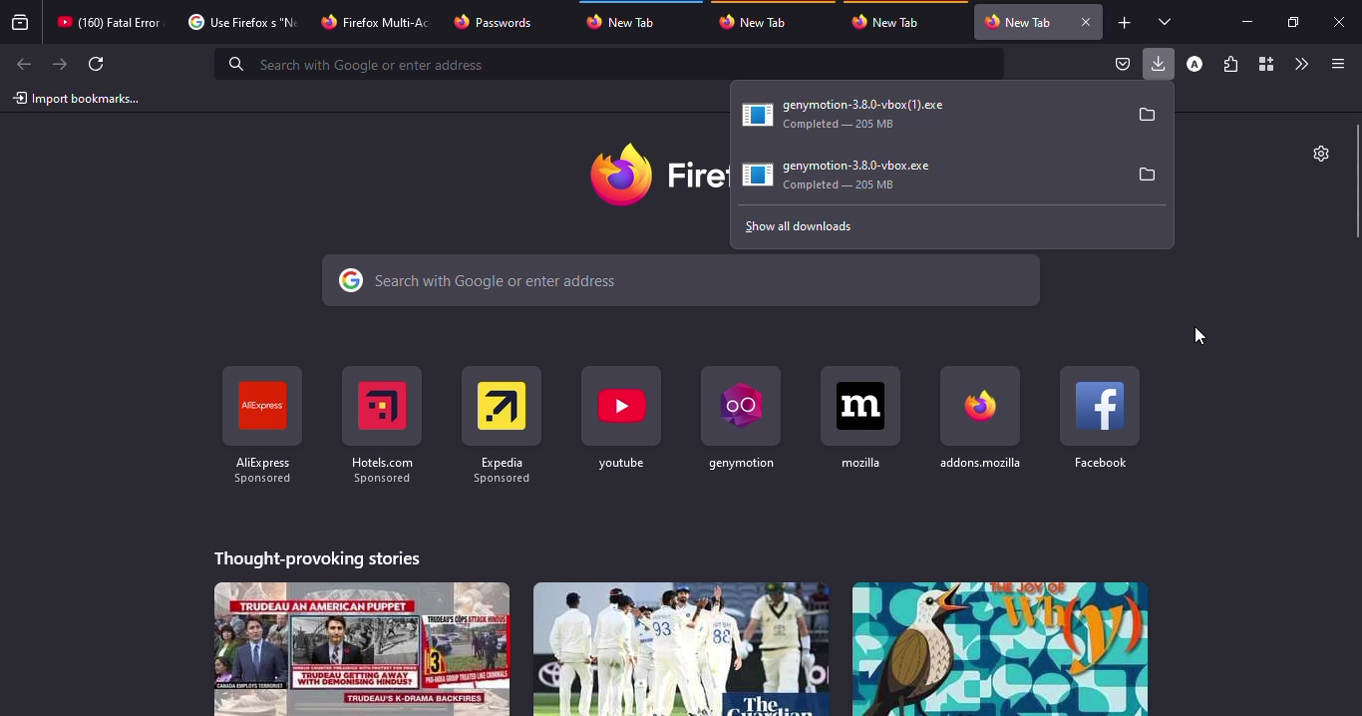 This screenshot has height=716, width=1362. I want to click on show all downloads, so click(821, 226).